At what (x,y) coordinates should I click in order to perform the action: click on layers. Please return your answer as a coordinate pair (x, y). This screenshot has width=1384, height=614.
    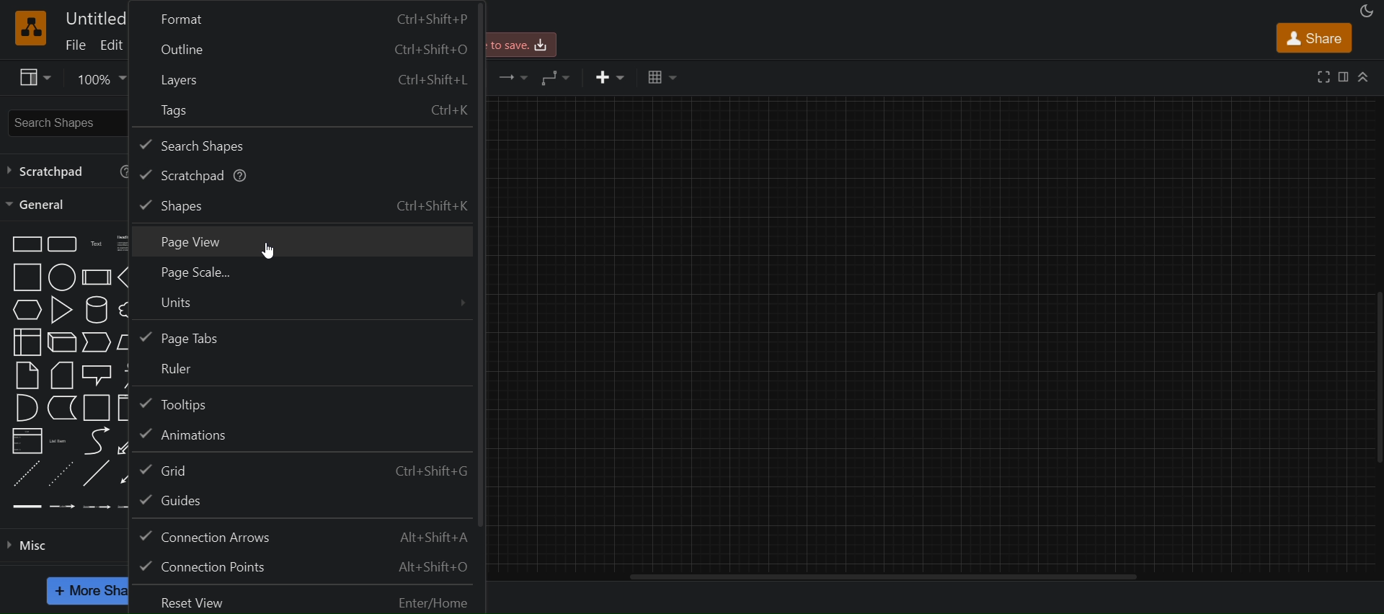
    Looking at the image, I should click on (306, 78).